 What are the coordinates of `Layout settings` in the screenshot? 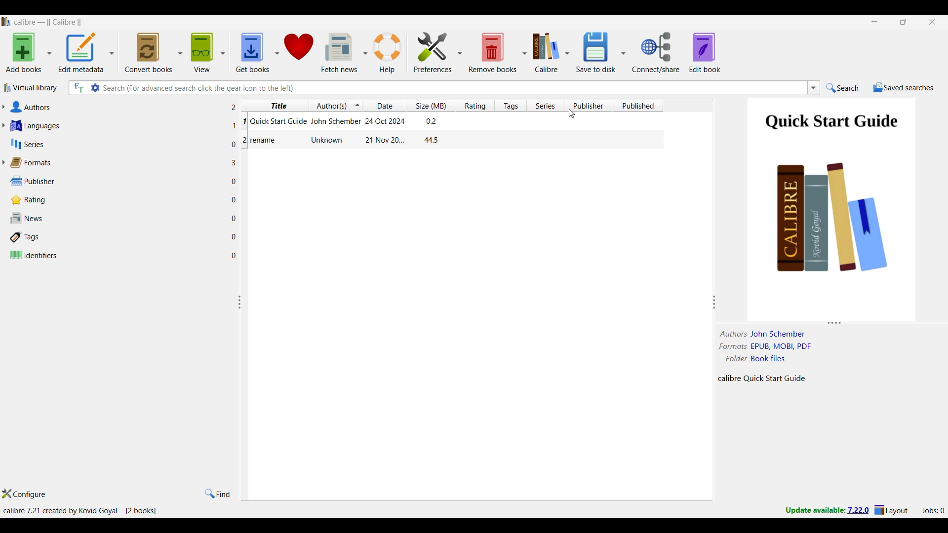 It's located at (891, 509).